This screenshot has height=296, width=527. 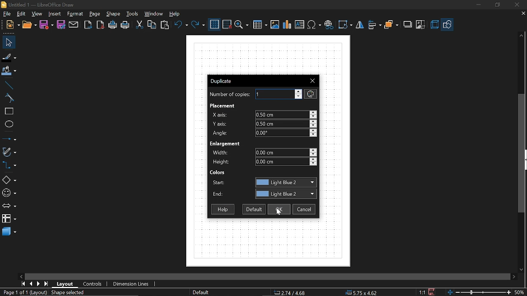 I want to click on Move down, so click(x=522, y=269).